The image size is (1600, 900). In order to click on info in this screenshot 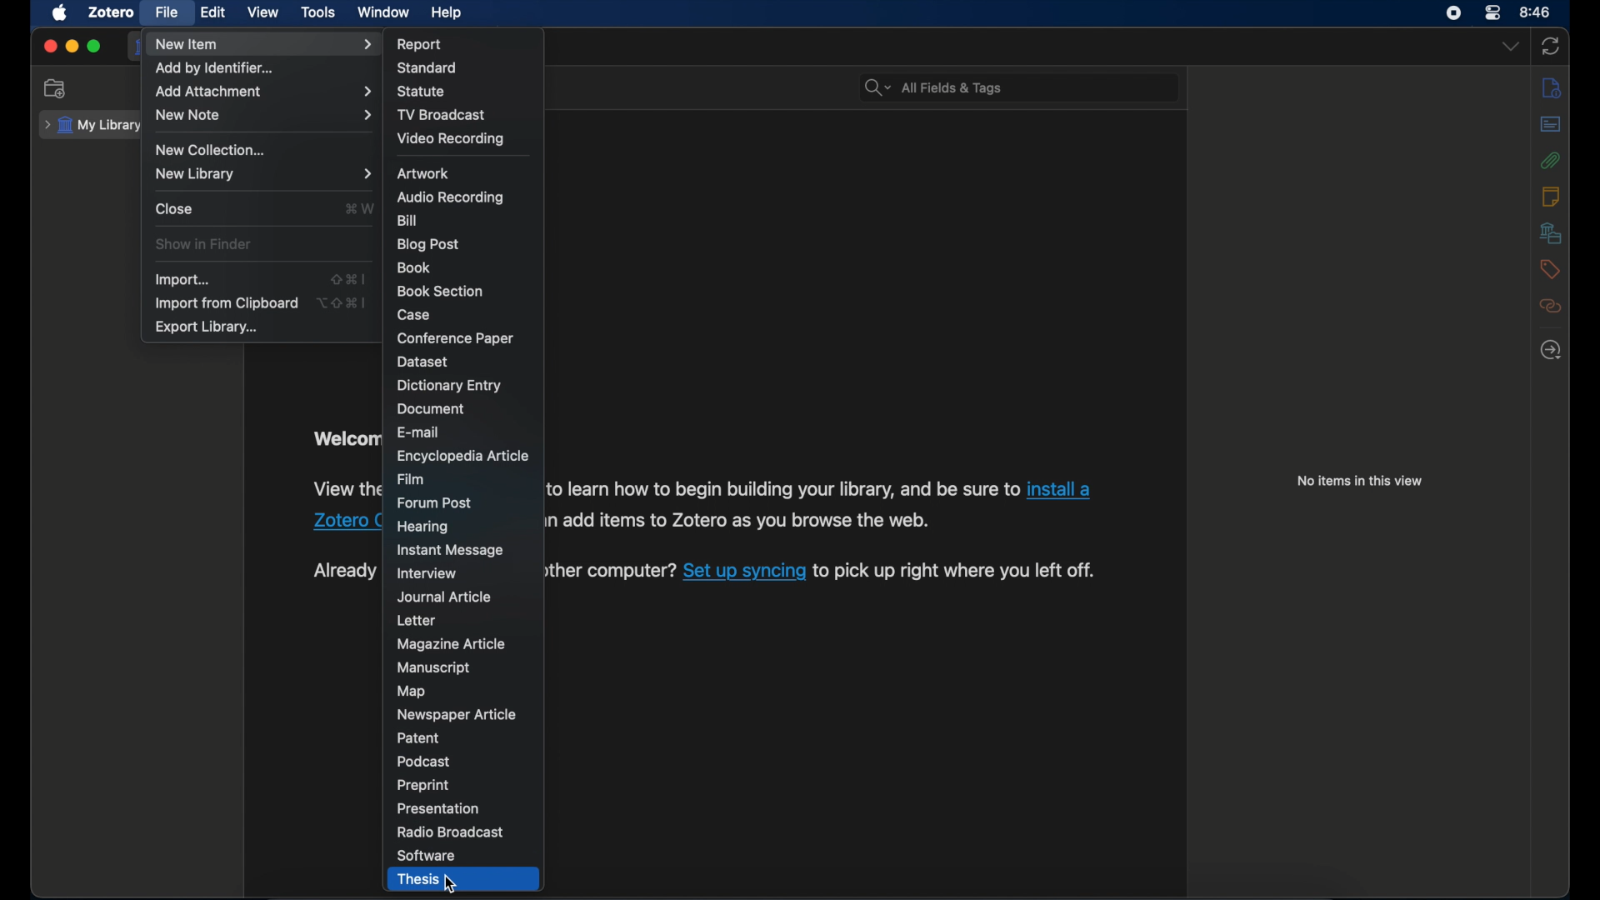, I will do `click(1551, 87)`.